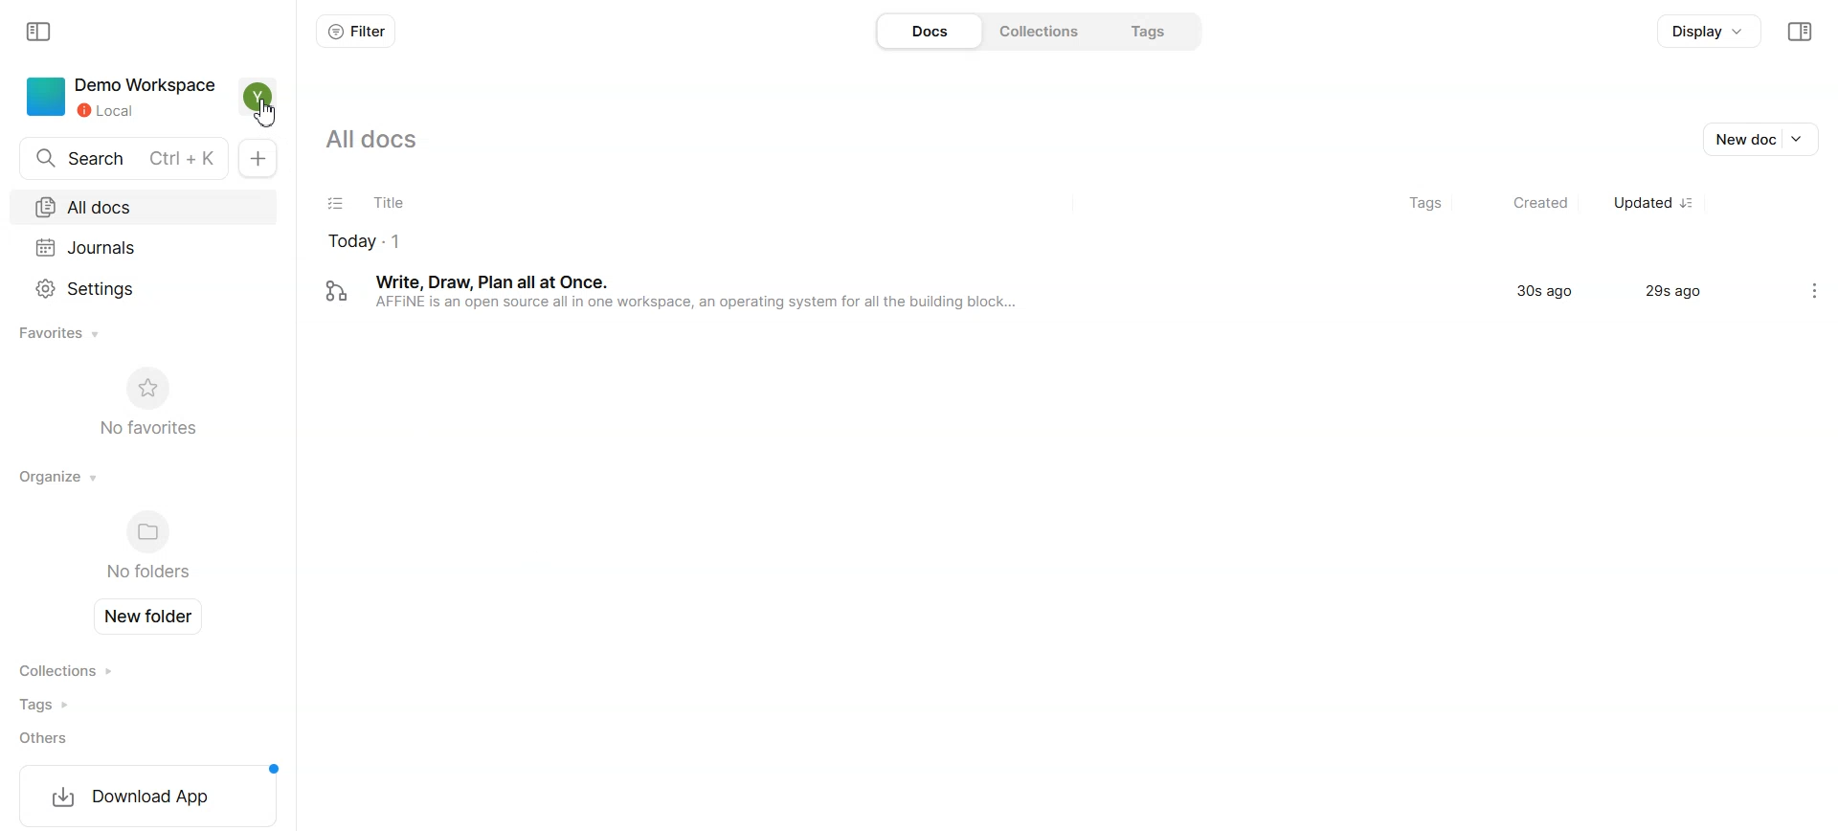 The image size is (1838, 831). I want to click on Collapse slide bar, so click(40, 33).